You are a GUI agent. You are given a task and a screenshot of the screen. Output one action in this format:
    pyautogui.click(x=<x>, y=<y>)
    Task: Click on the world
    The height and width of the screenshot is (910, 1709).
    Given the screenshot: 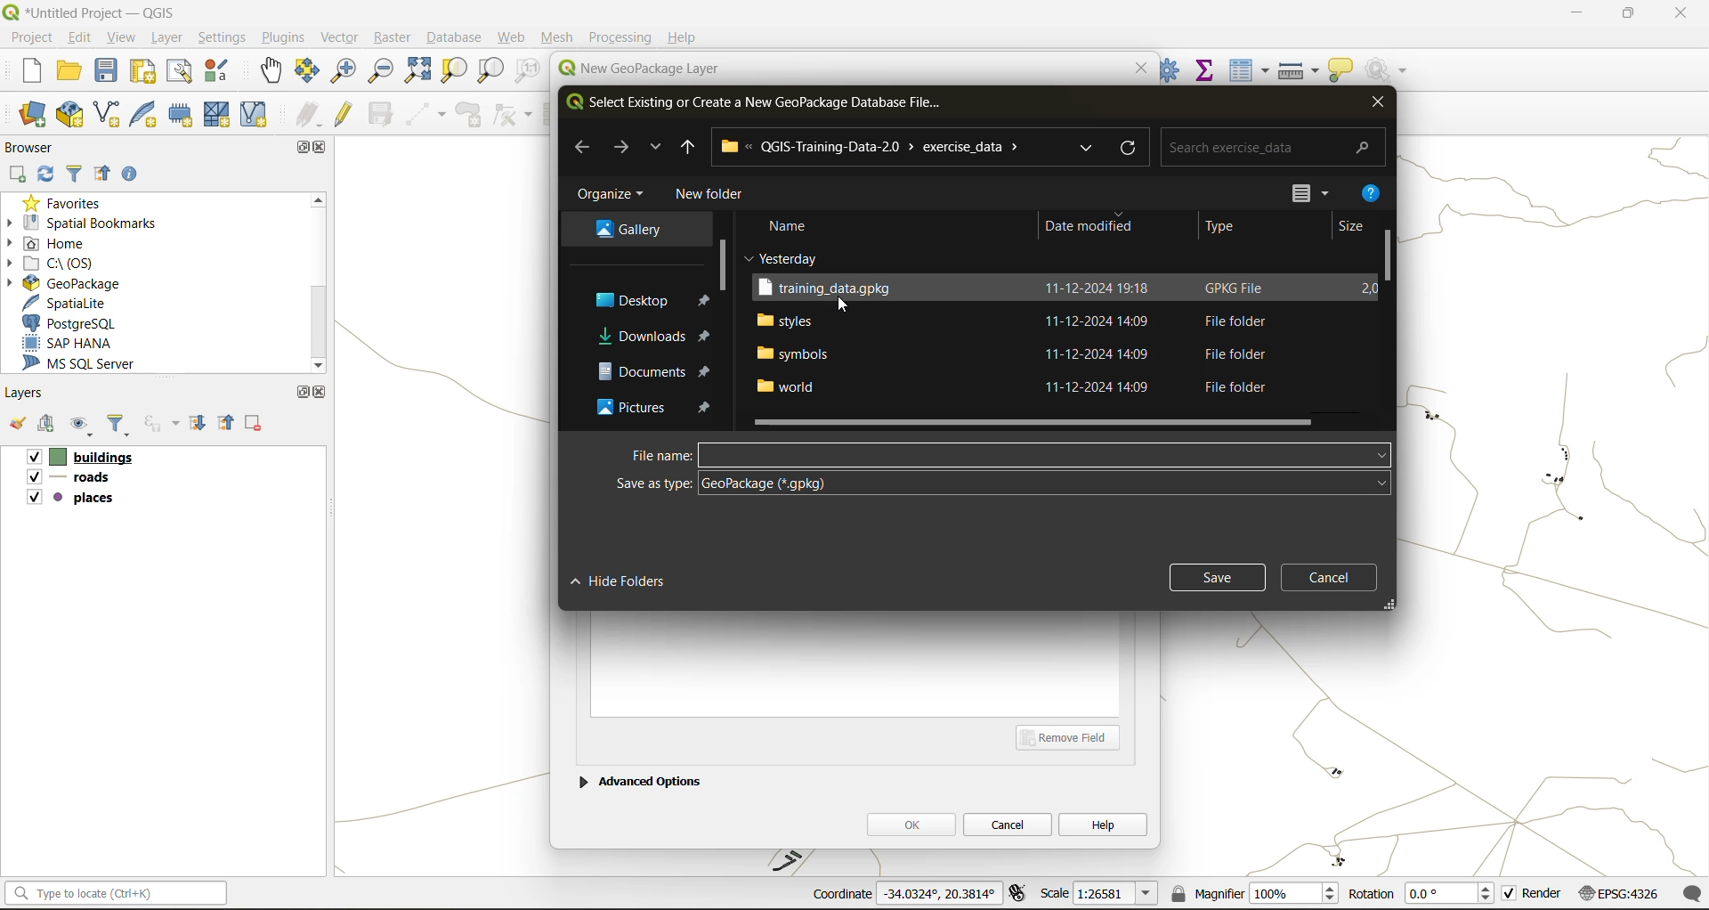 What is the action you would take?
    pyautogui.click(x=790, y=388)
    